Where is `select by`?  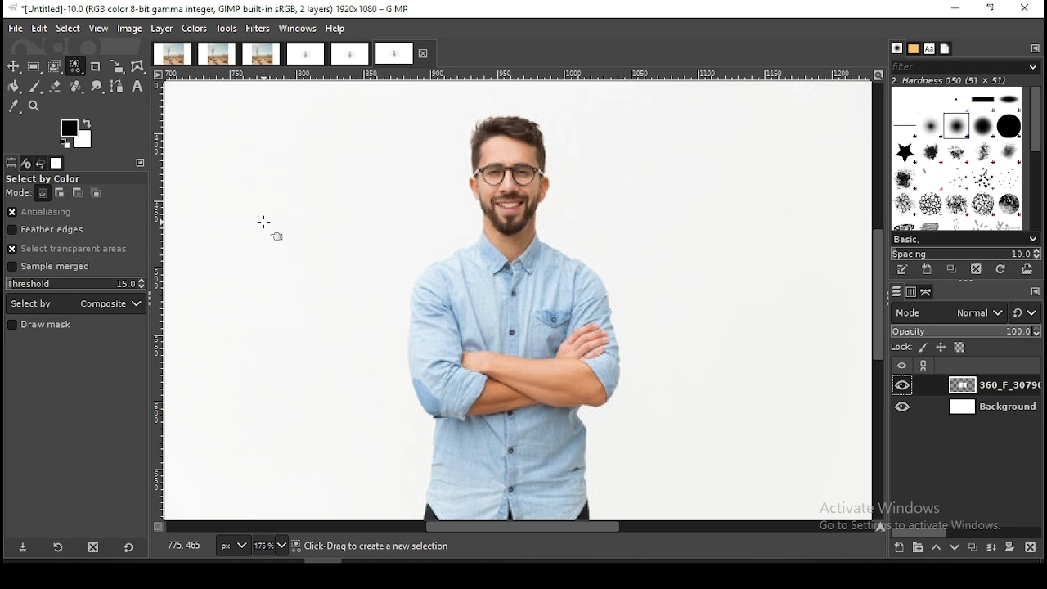
select by is located at coordinates (76, 303).